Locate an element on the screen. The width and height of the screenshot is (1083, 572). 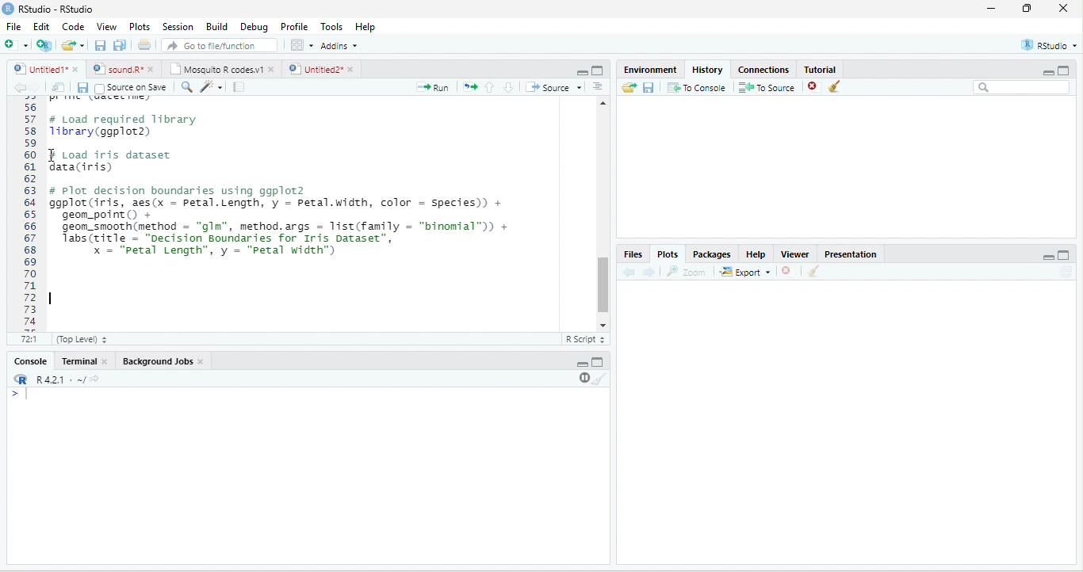
cursor is located at coordinates (54, 155).